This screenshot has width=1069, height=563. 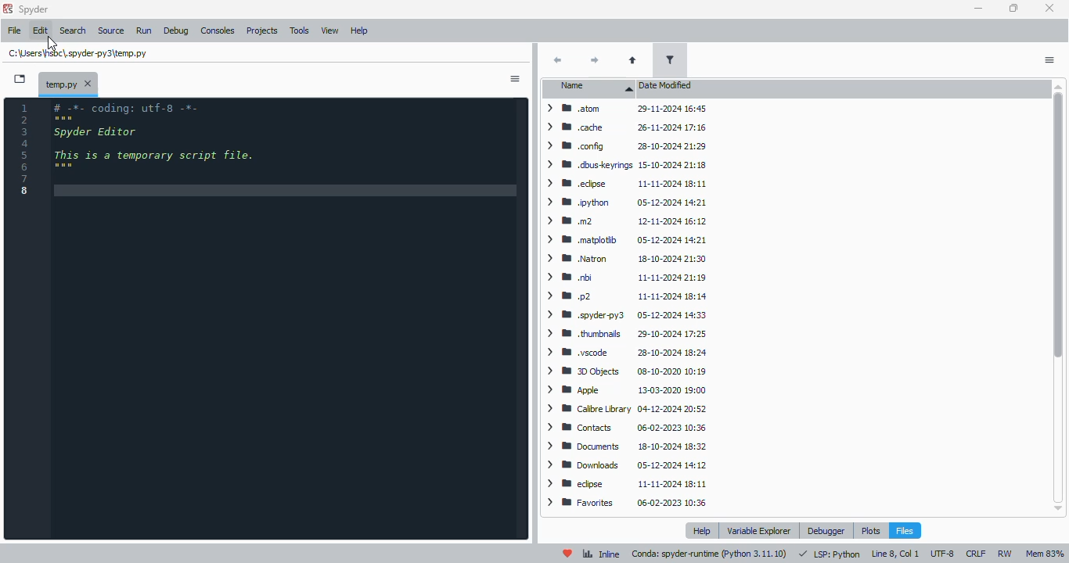 I want to click on edit, so click(x=41, y=30).